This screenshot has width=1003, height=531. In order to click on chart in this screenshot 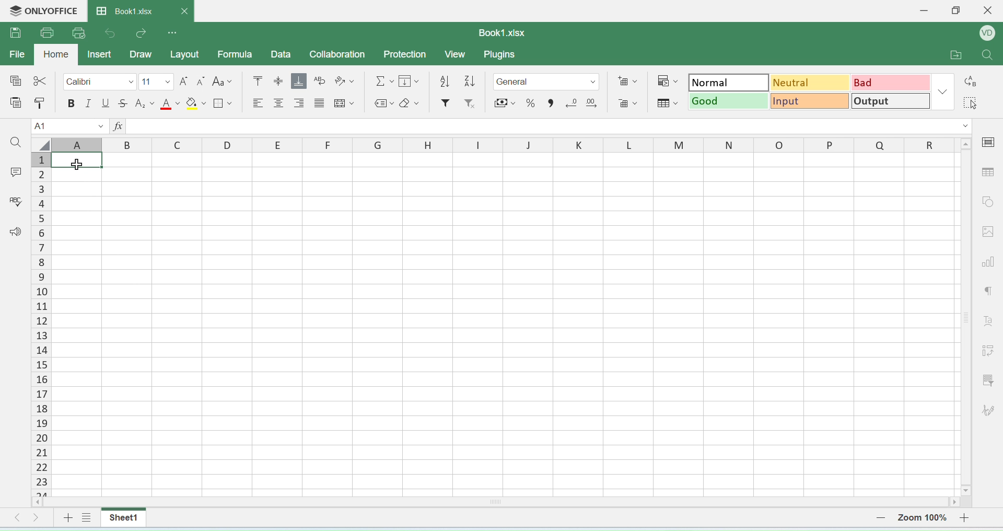, I will do `click(989, 260)`.